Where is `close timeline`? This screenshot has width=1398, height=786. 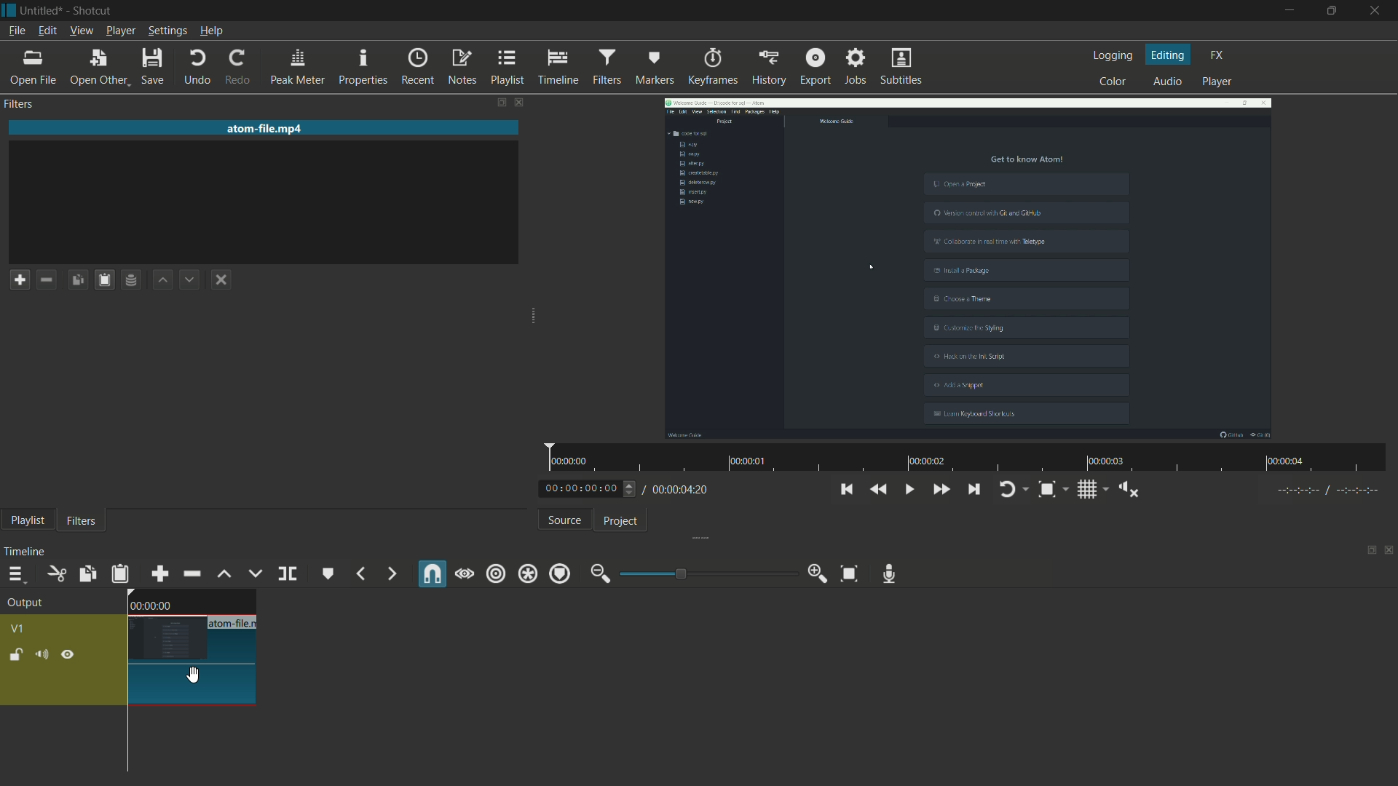
close timeline is located at coordinates (1389, 553).